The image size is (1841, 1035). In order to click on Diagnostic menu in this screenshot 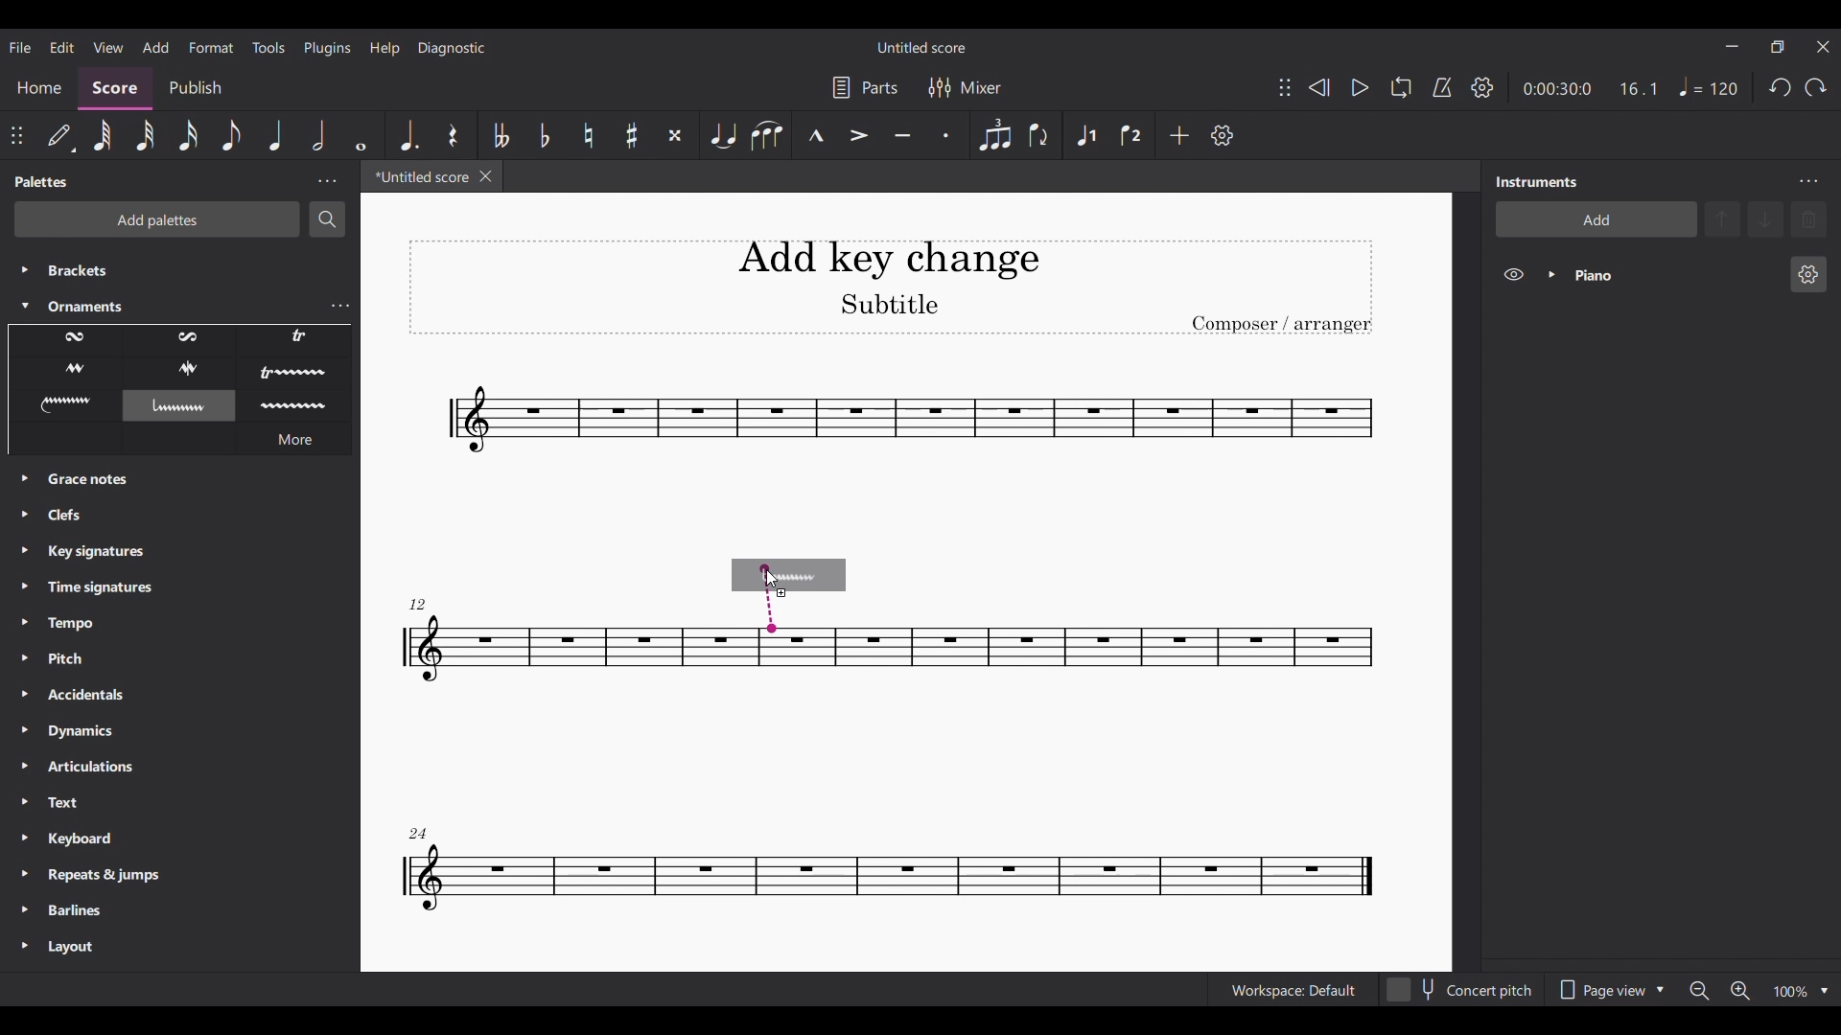, I will do `click(452, 48)`.